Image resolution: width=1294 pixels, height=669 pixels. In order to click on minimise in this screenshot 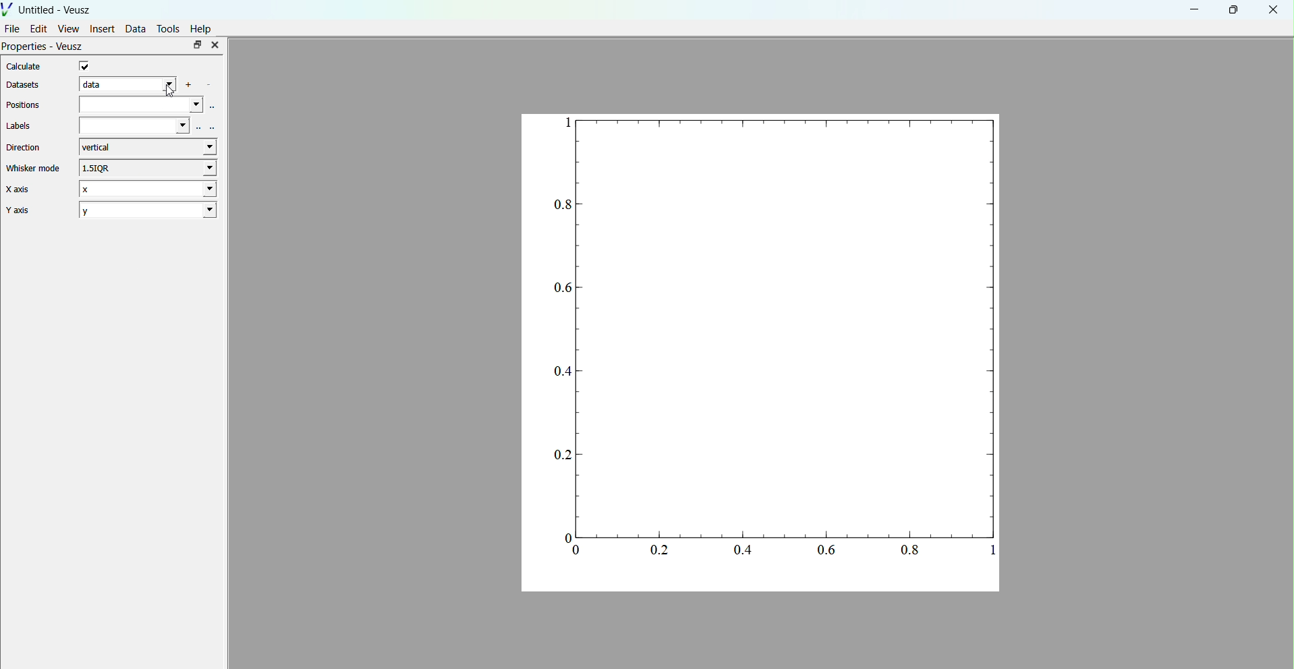, I will do `click(1195, 9)`.